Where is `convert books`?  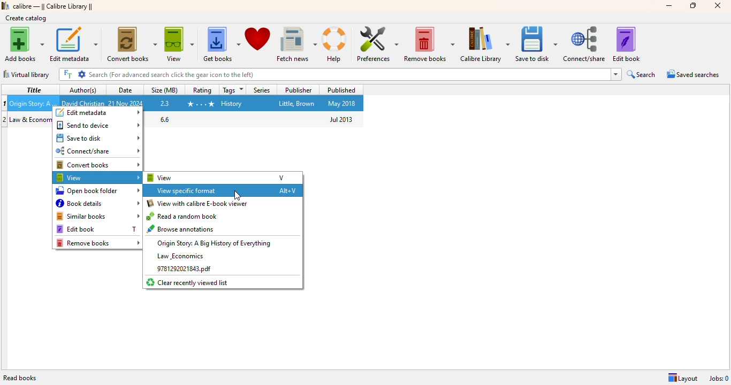 convert books is located at coordinates (97, 165).